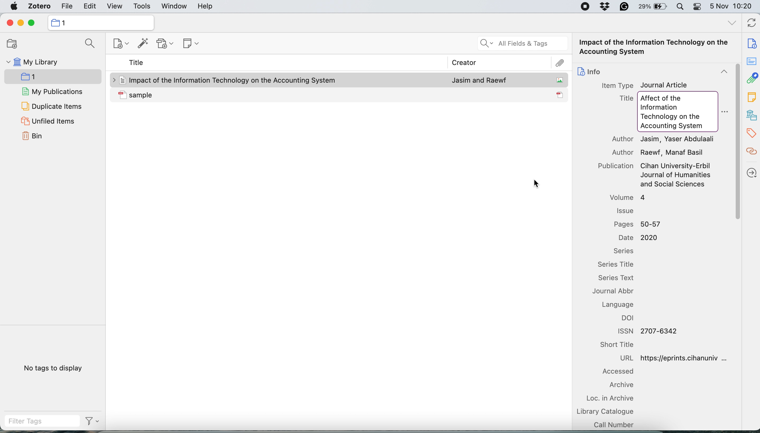 The image size is (760, 433). What do you see at coordinates (586, 6) in the screenshot?
I see `screen recorder` at bounding box center [586, 6].